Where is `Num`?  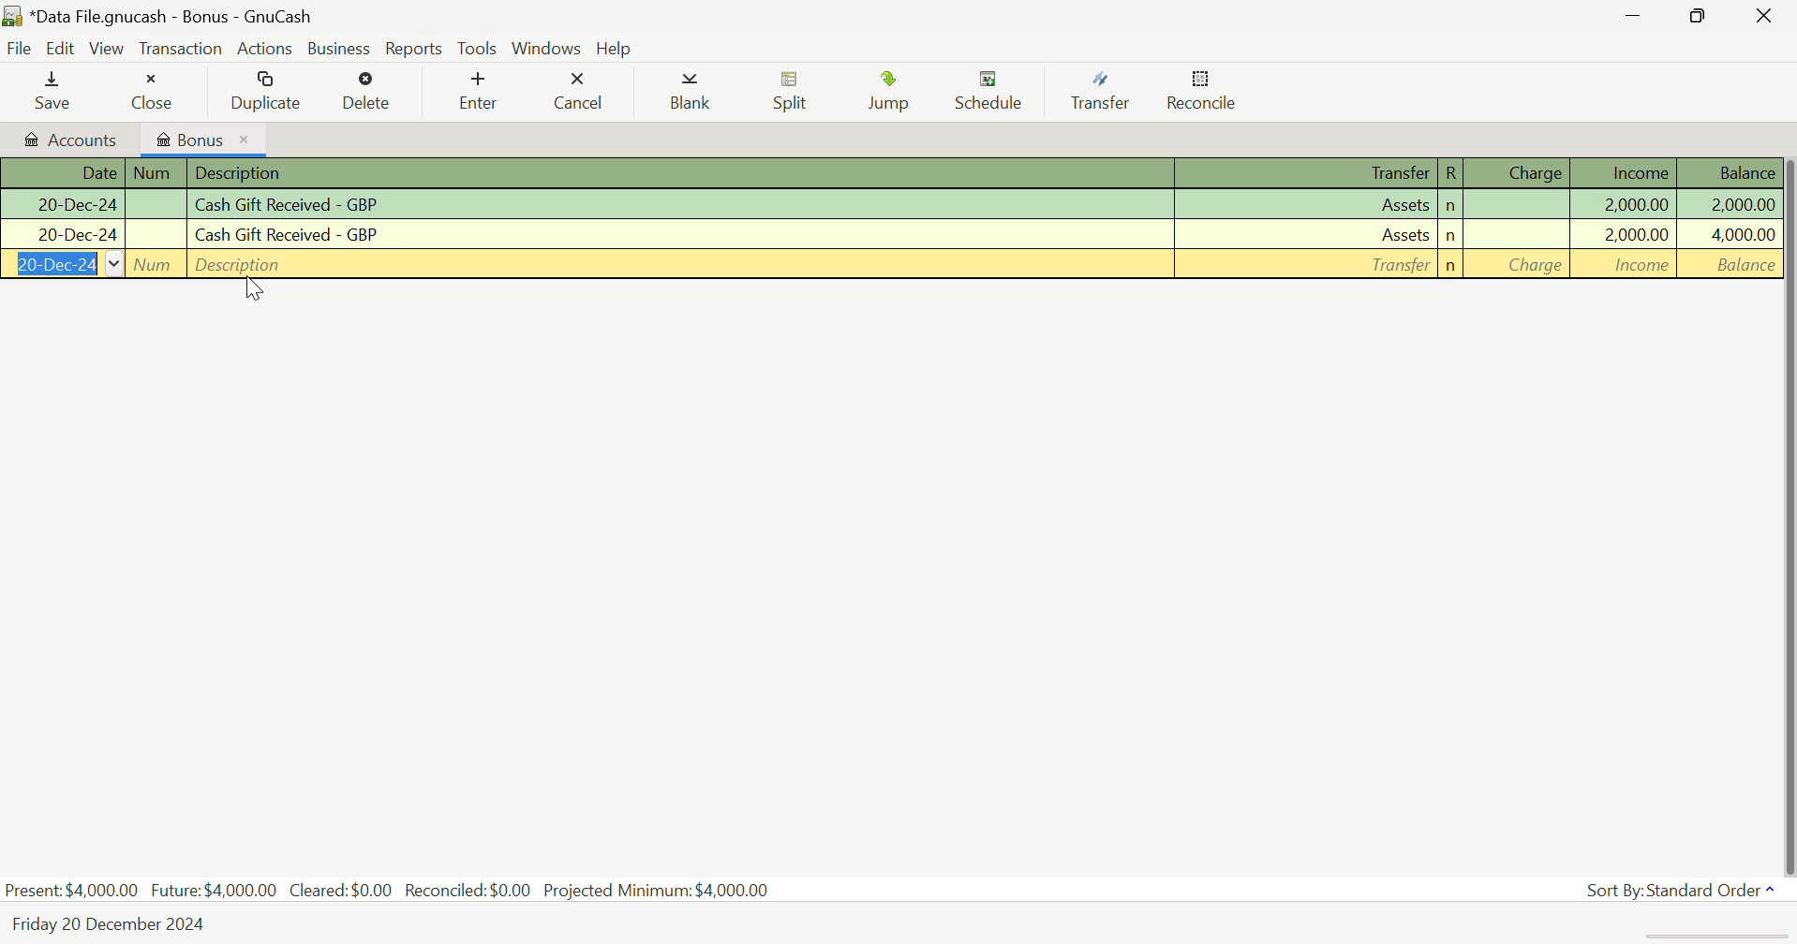
Num is located at coordinates (156, 235).